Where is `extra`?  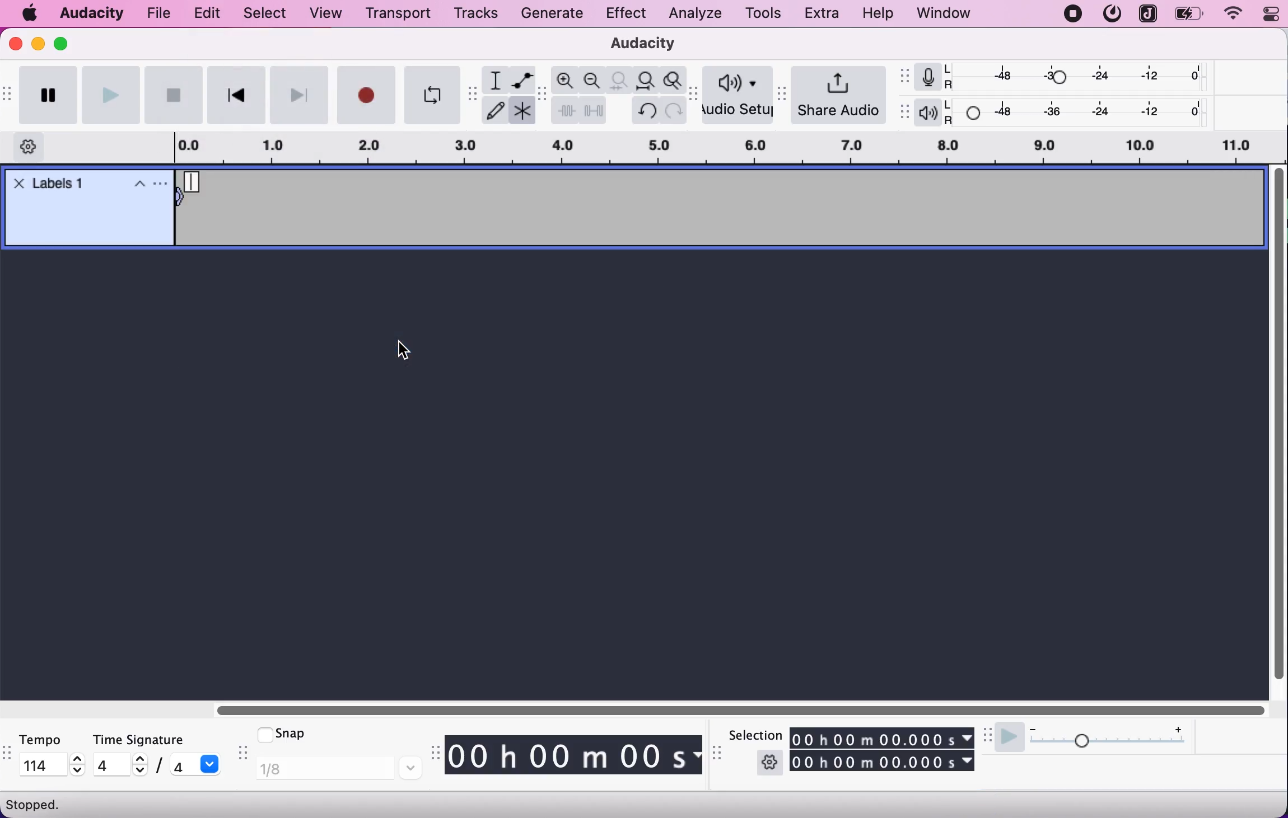 extra is located at coordinates (824, 14).